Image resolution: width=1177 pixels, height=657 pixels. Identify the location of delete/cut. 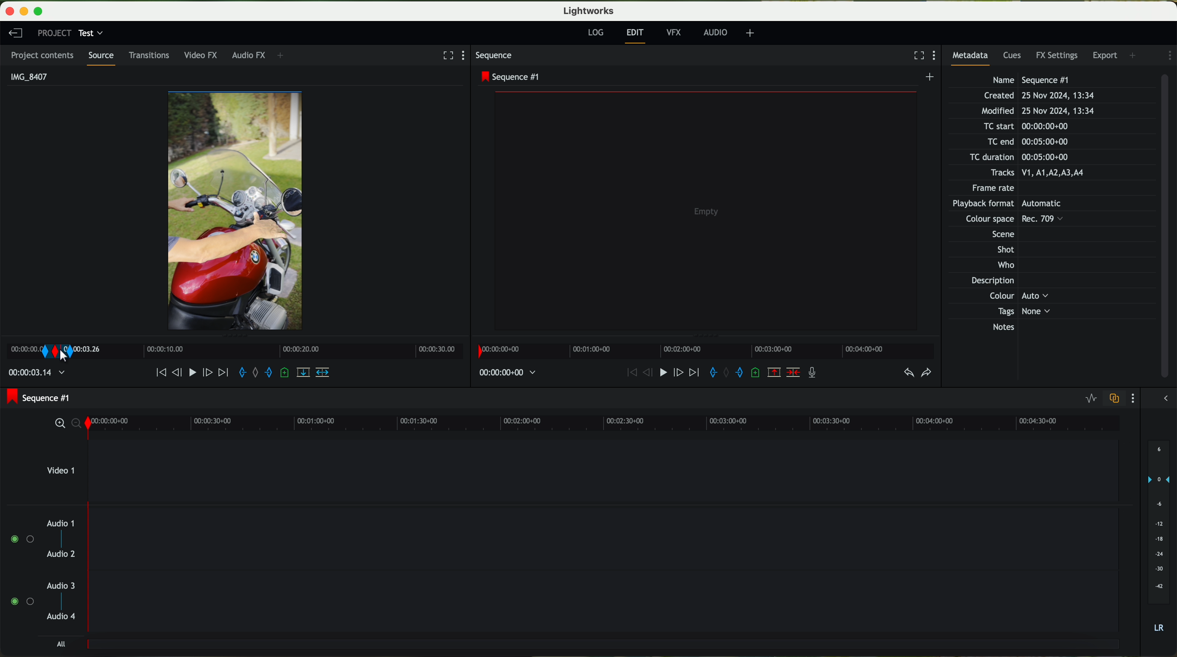
(793, 373).